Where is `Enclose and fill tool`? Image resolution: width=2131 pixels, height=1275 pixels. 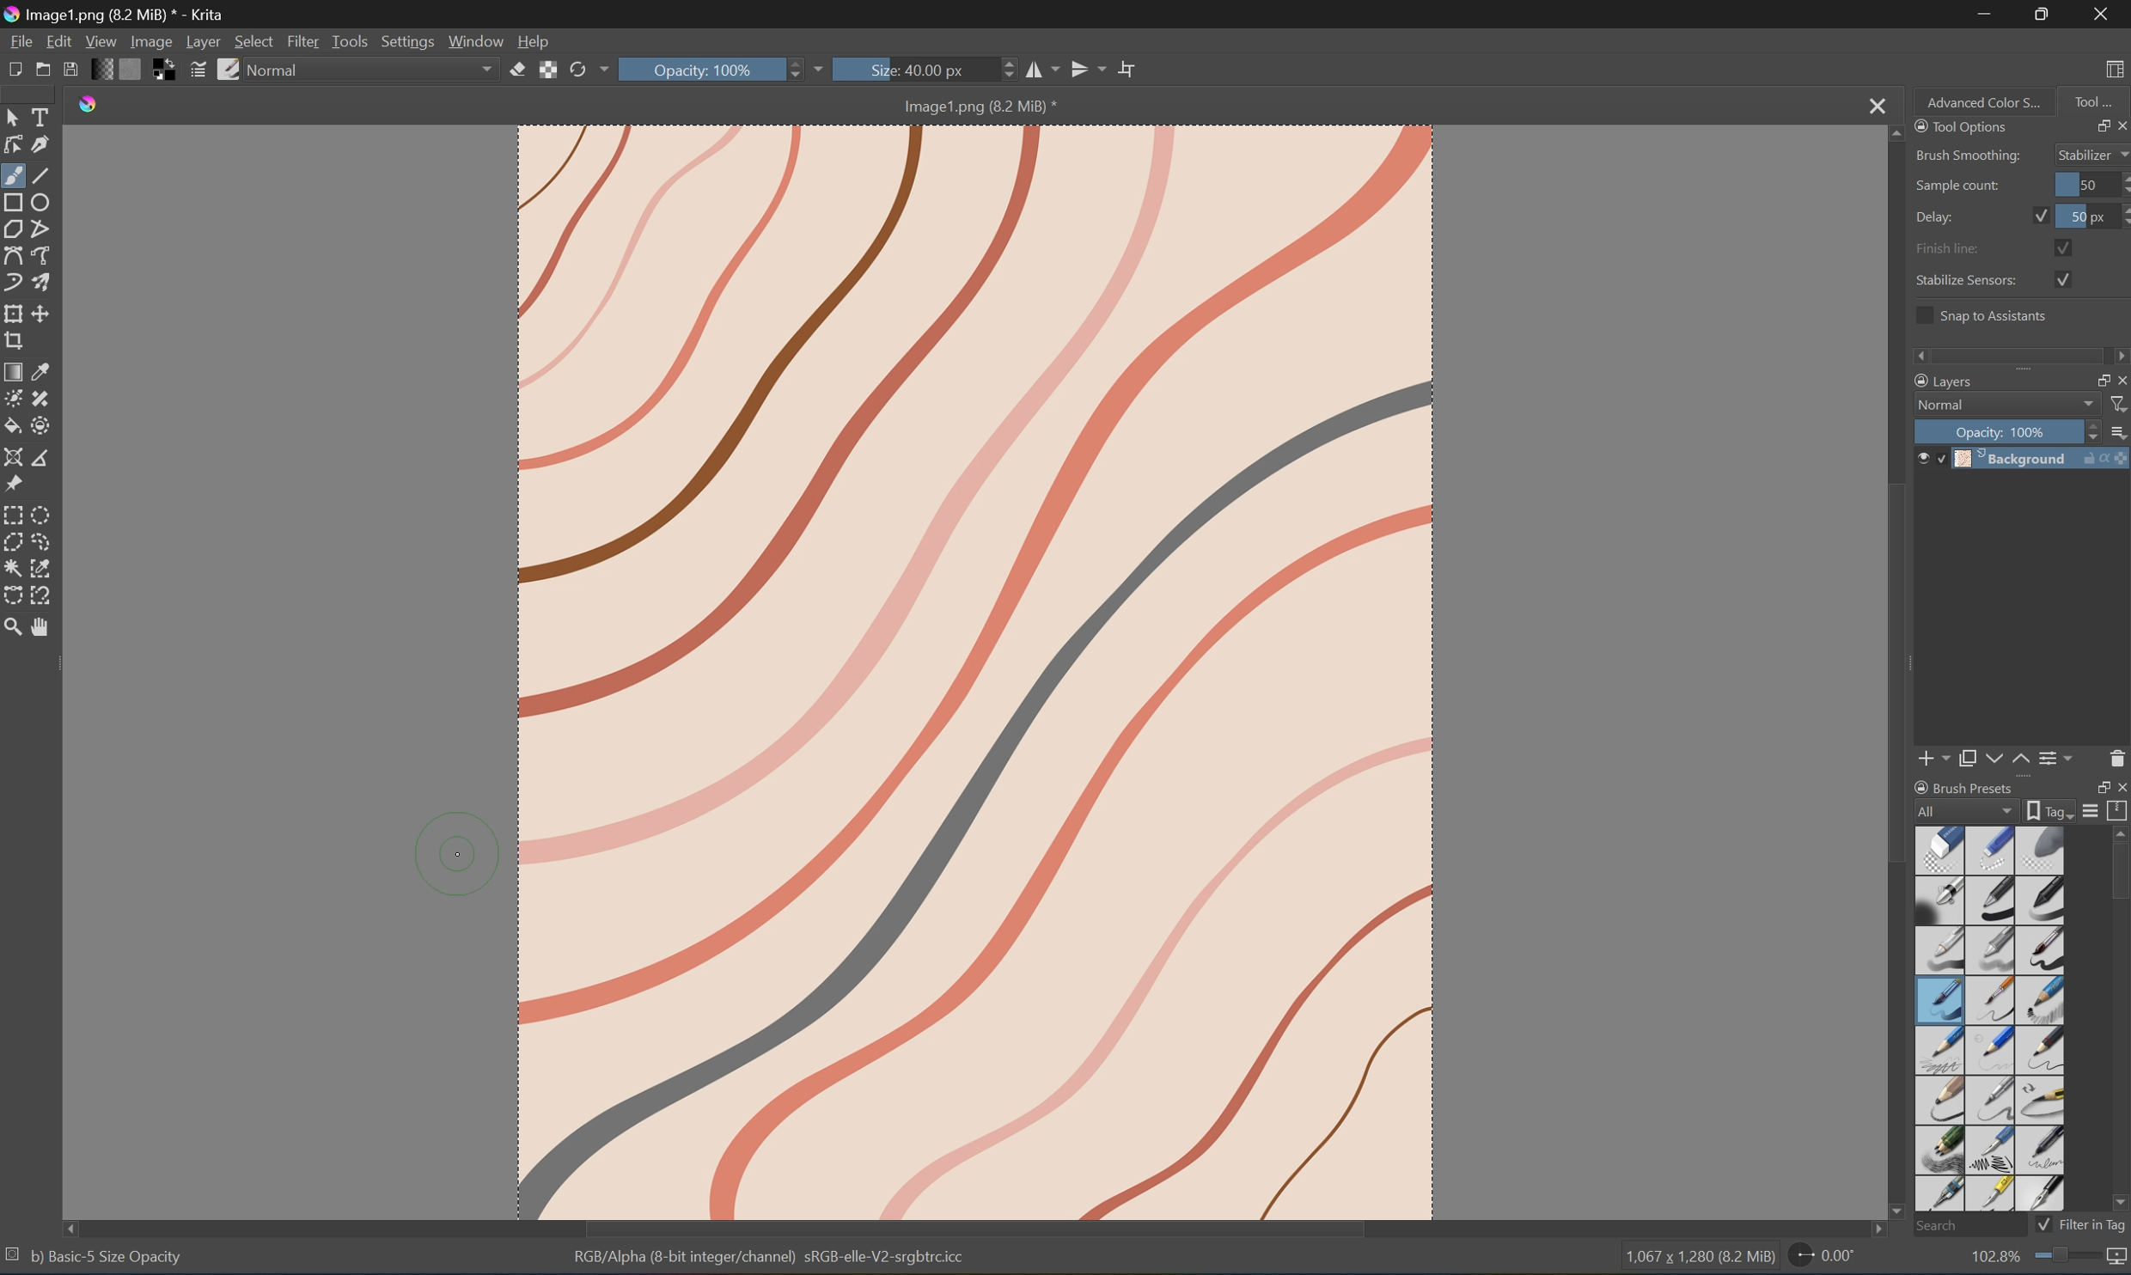 Enclose and fill tool is located at coordinates (39, 425).